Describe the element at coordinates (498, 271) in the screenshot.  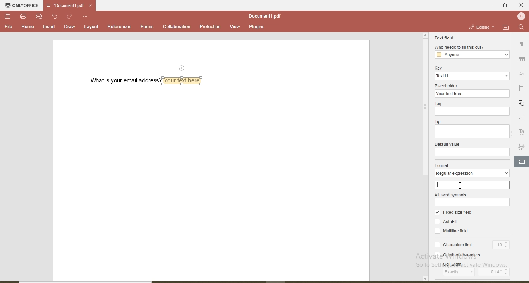
I see `0.14` at that location.